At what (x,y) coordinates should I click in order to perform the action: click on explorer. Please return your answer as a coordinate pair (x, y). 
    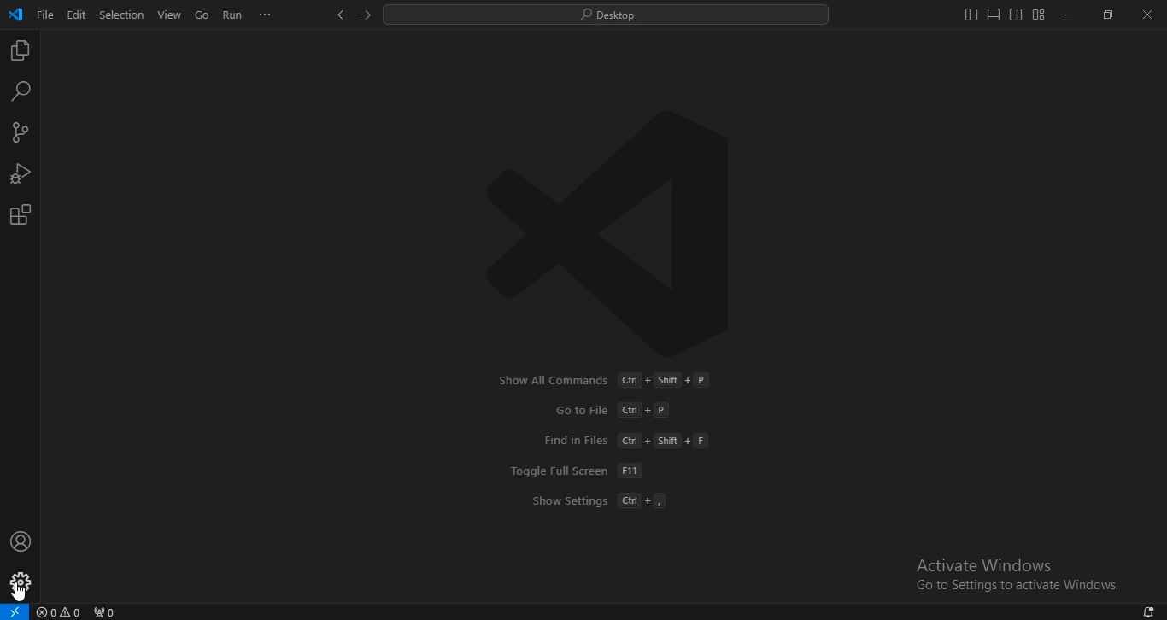
    Looking at the image, I should click on (21, 52).